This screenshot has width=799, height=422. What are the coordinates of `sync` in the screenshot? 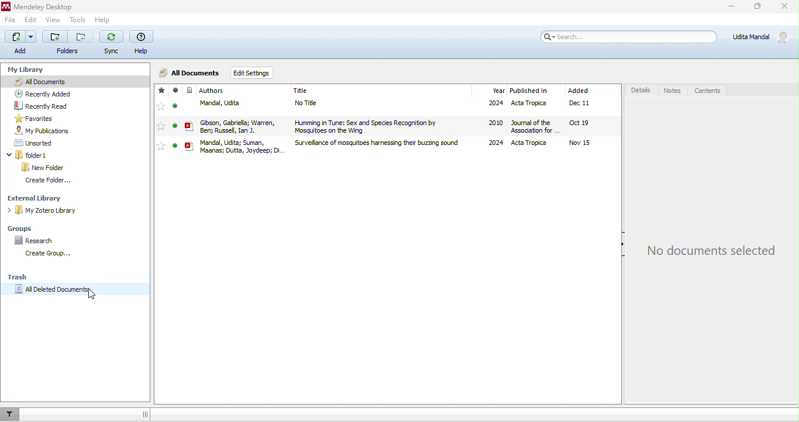 It's located at (112, 42).